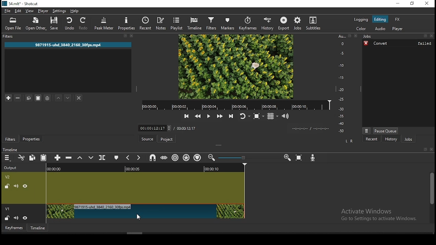 The width and height of the screenshot is (436, 245). I want to click on cut, so click(21, 158).